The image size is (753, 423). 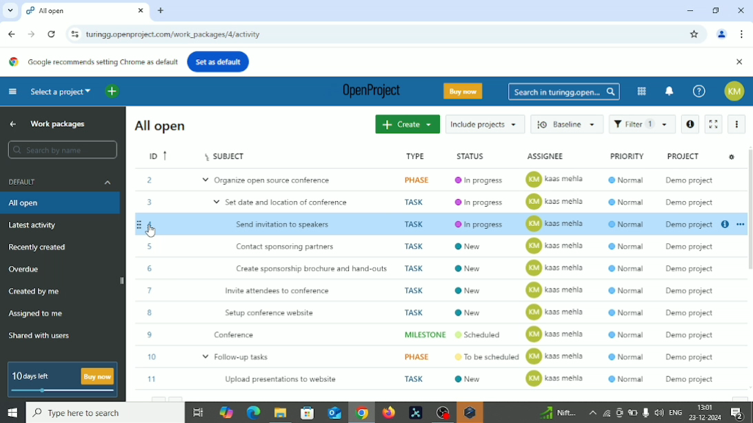 I want to click on Conference, so click(x=438, y=334).